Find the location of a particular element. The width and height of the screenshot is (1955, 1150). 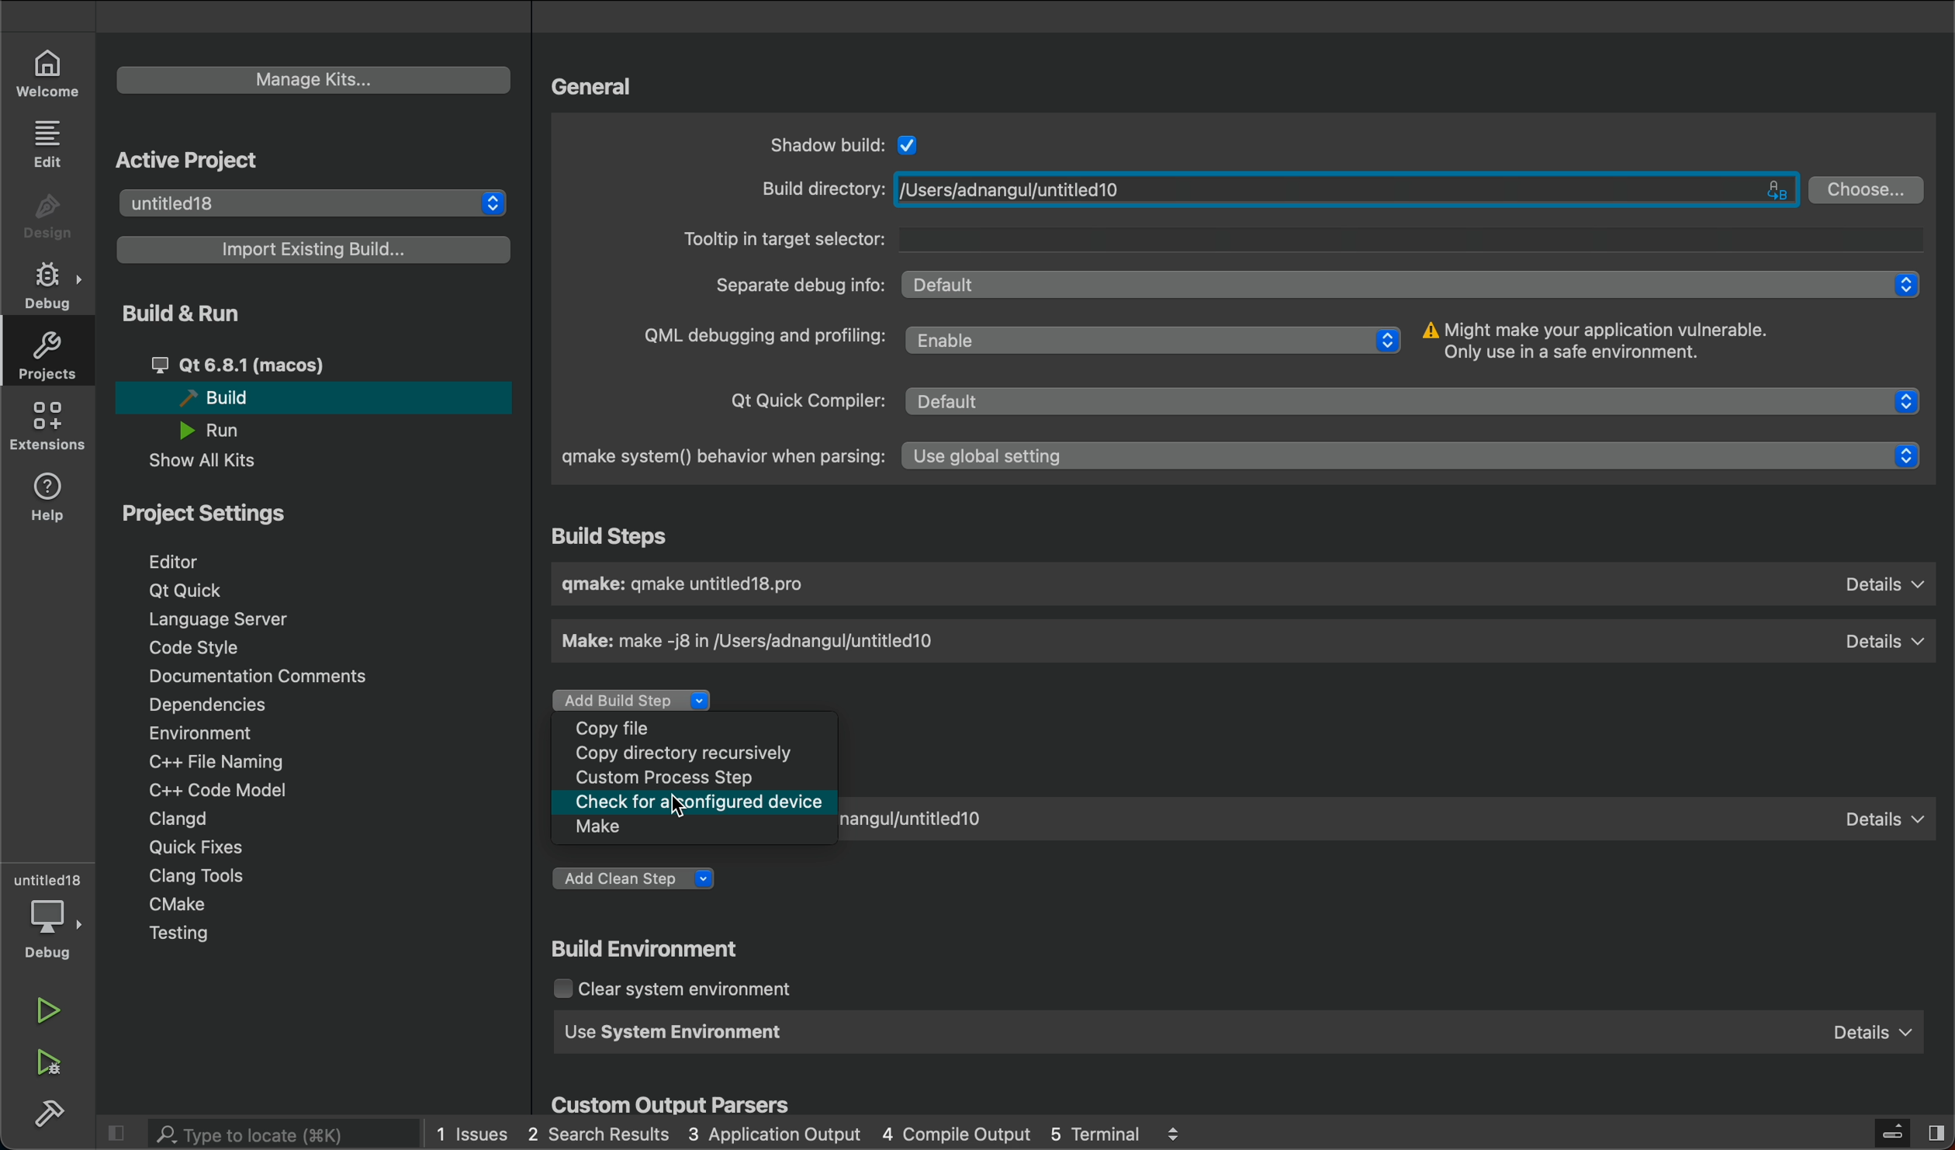

custom output parsers is located at coordinates (690, 1099).